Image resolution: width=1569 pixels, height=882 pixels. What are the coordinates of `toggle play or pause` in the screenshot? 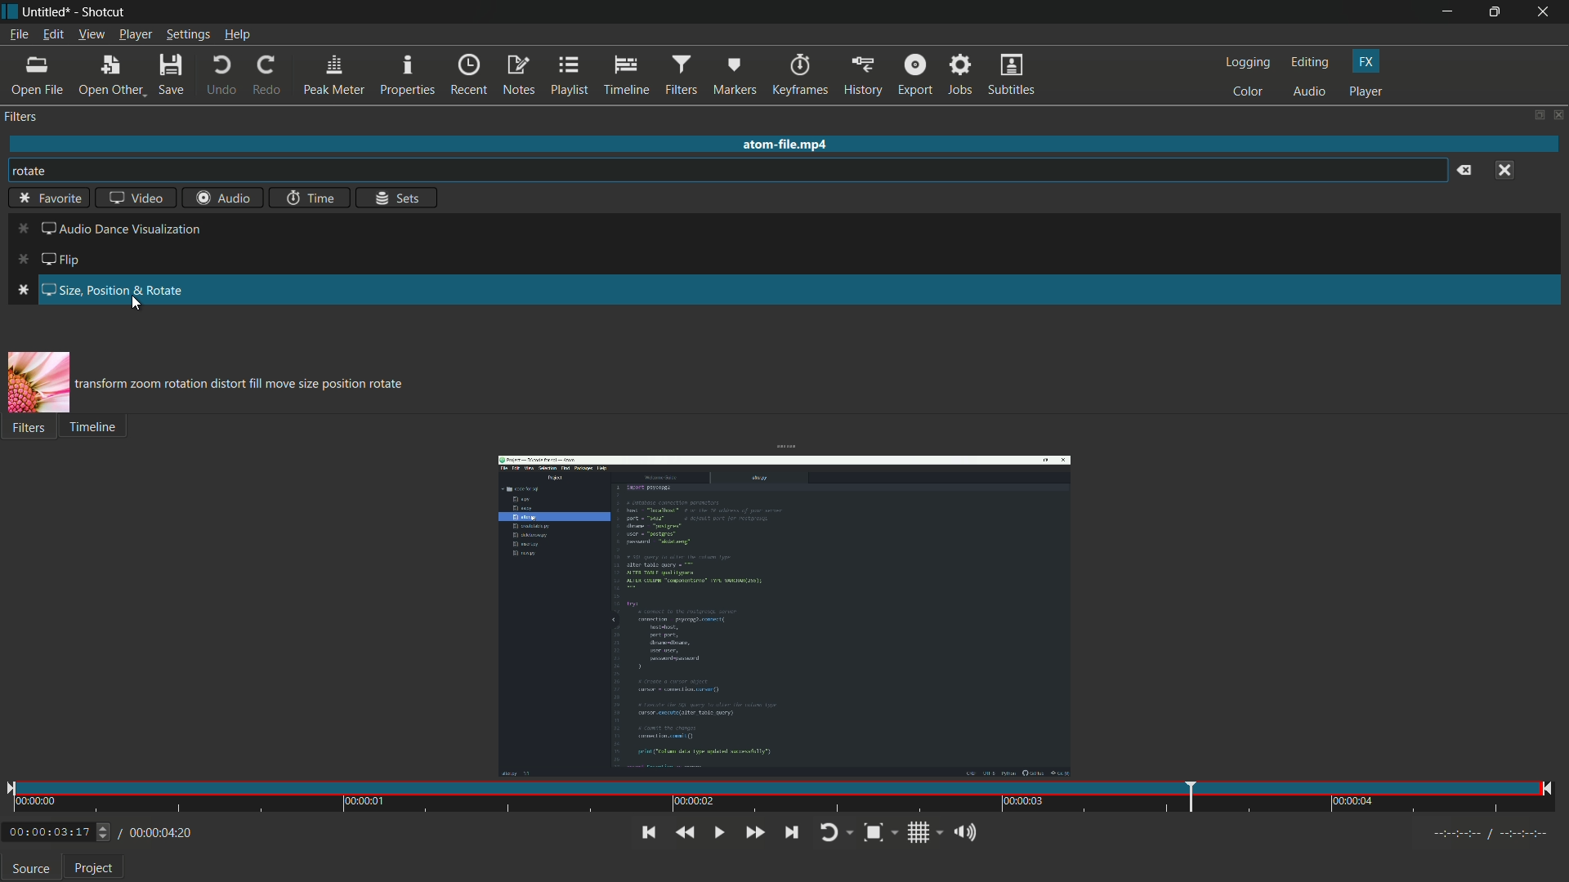 It's located at (719, 834).